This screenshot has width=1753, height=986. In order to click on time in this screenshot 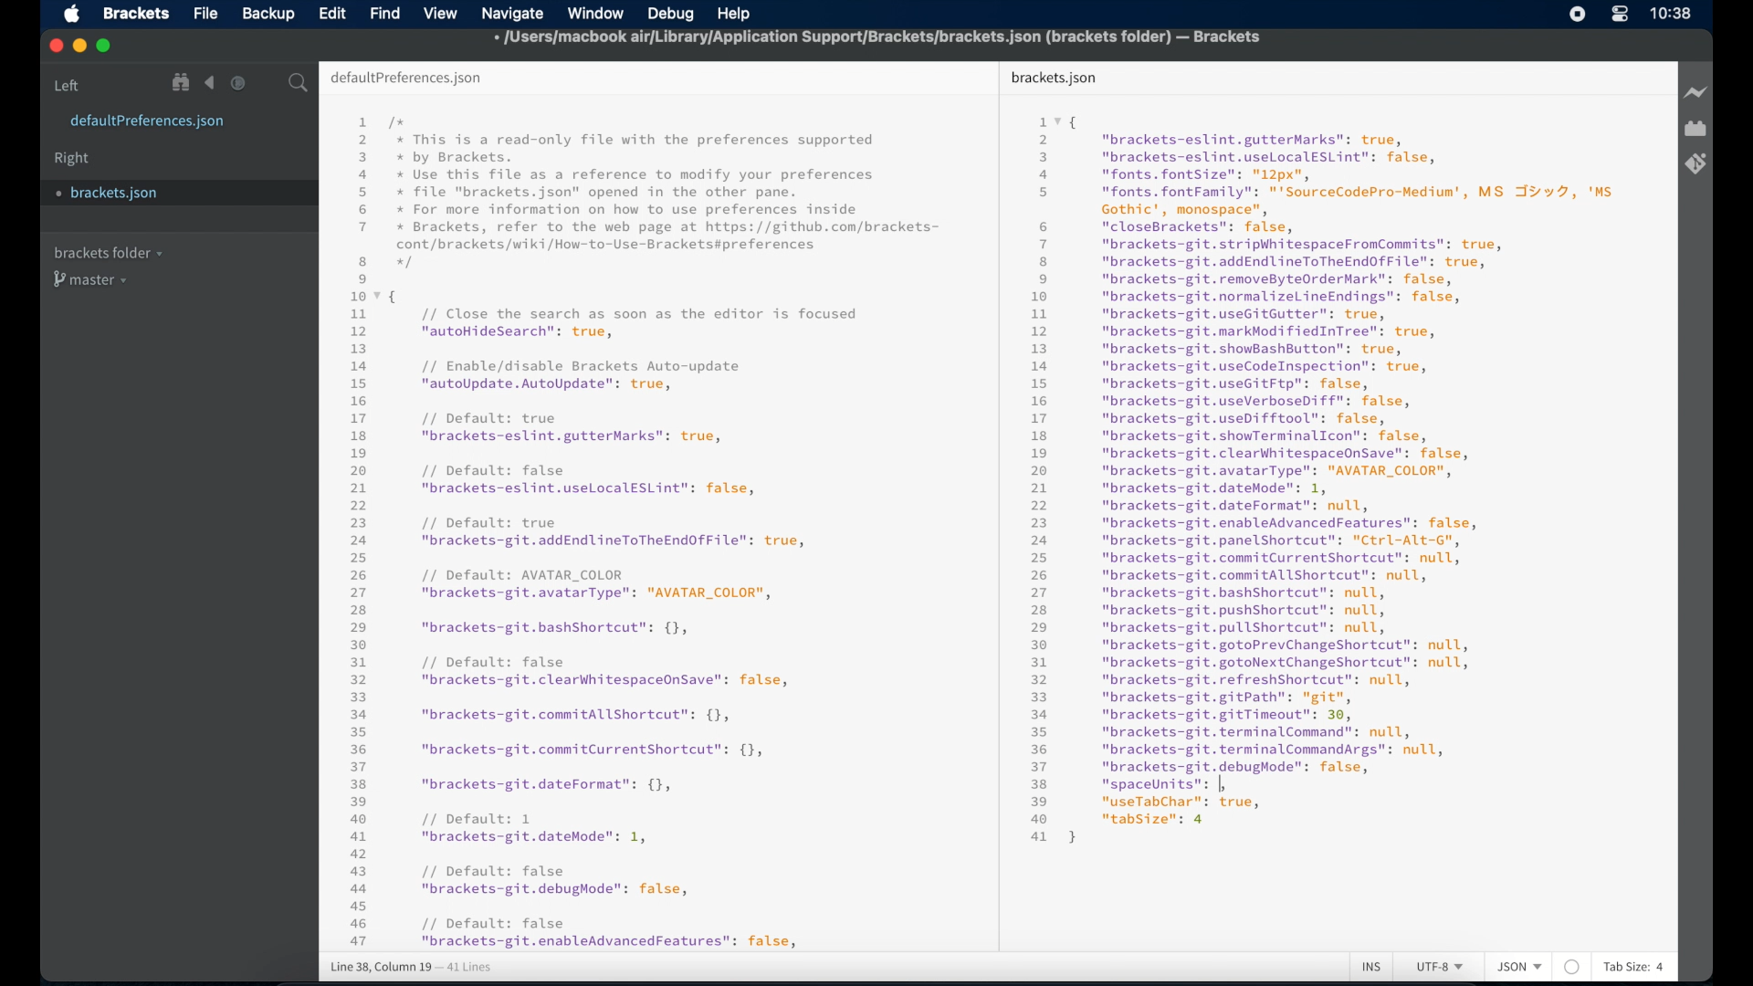, I will do `click(1671, 13)`.